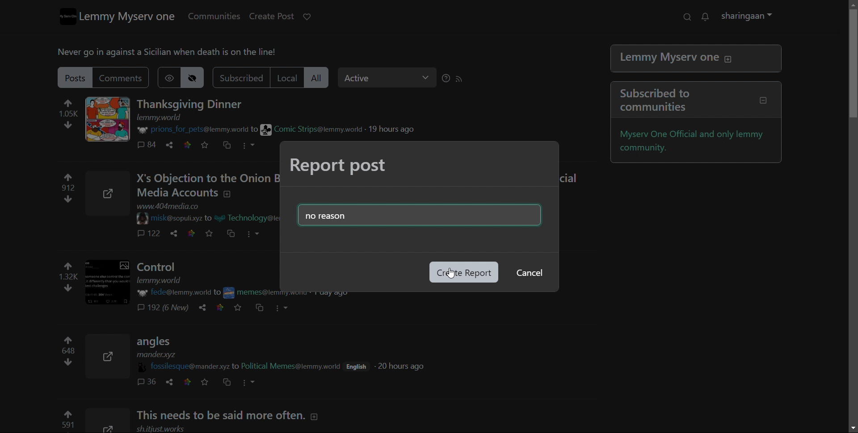 This screenshot has height=433, width=858. Describe the element at coordinates (404, 366) in the screenshot. I see `20 hours ago (post time)` at that location.